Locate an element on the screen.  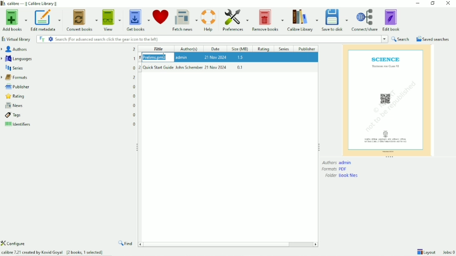
Formats is located at coordinates (334, 169).